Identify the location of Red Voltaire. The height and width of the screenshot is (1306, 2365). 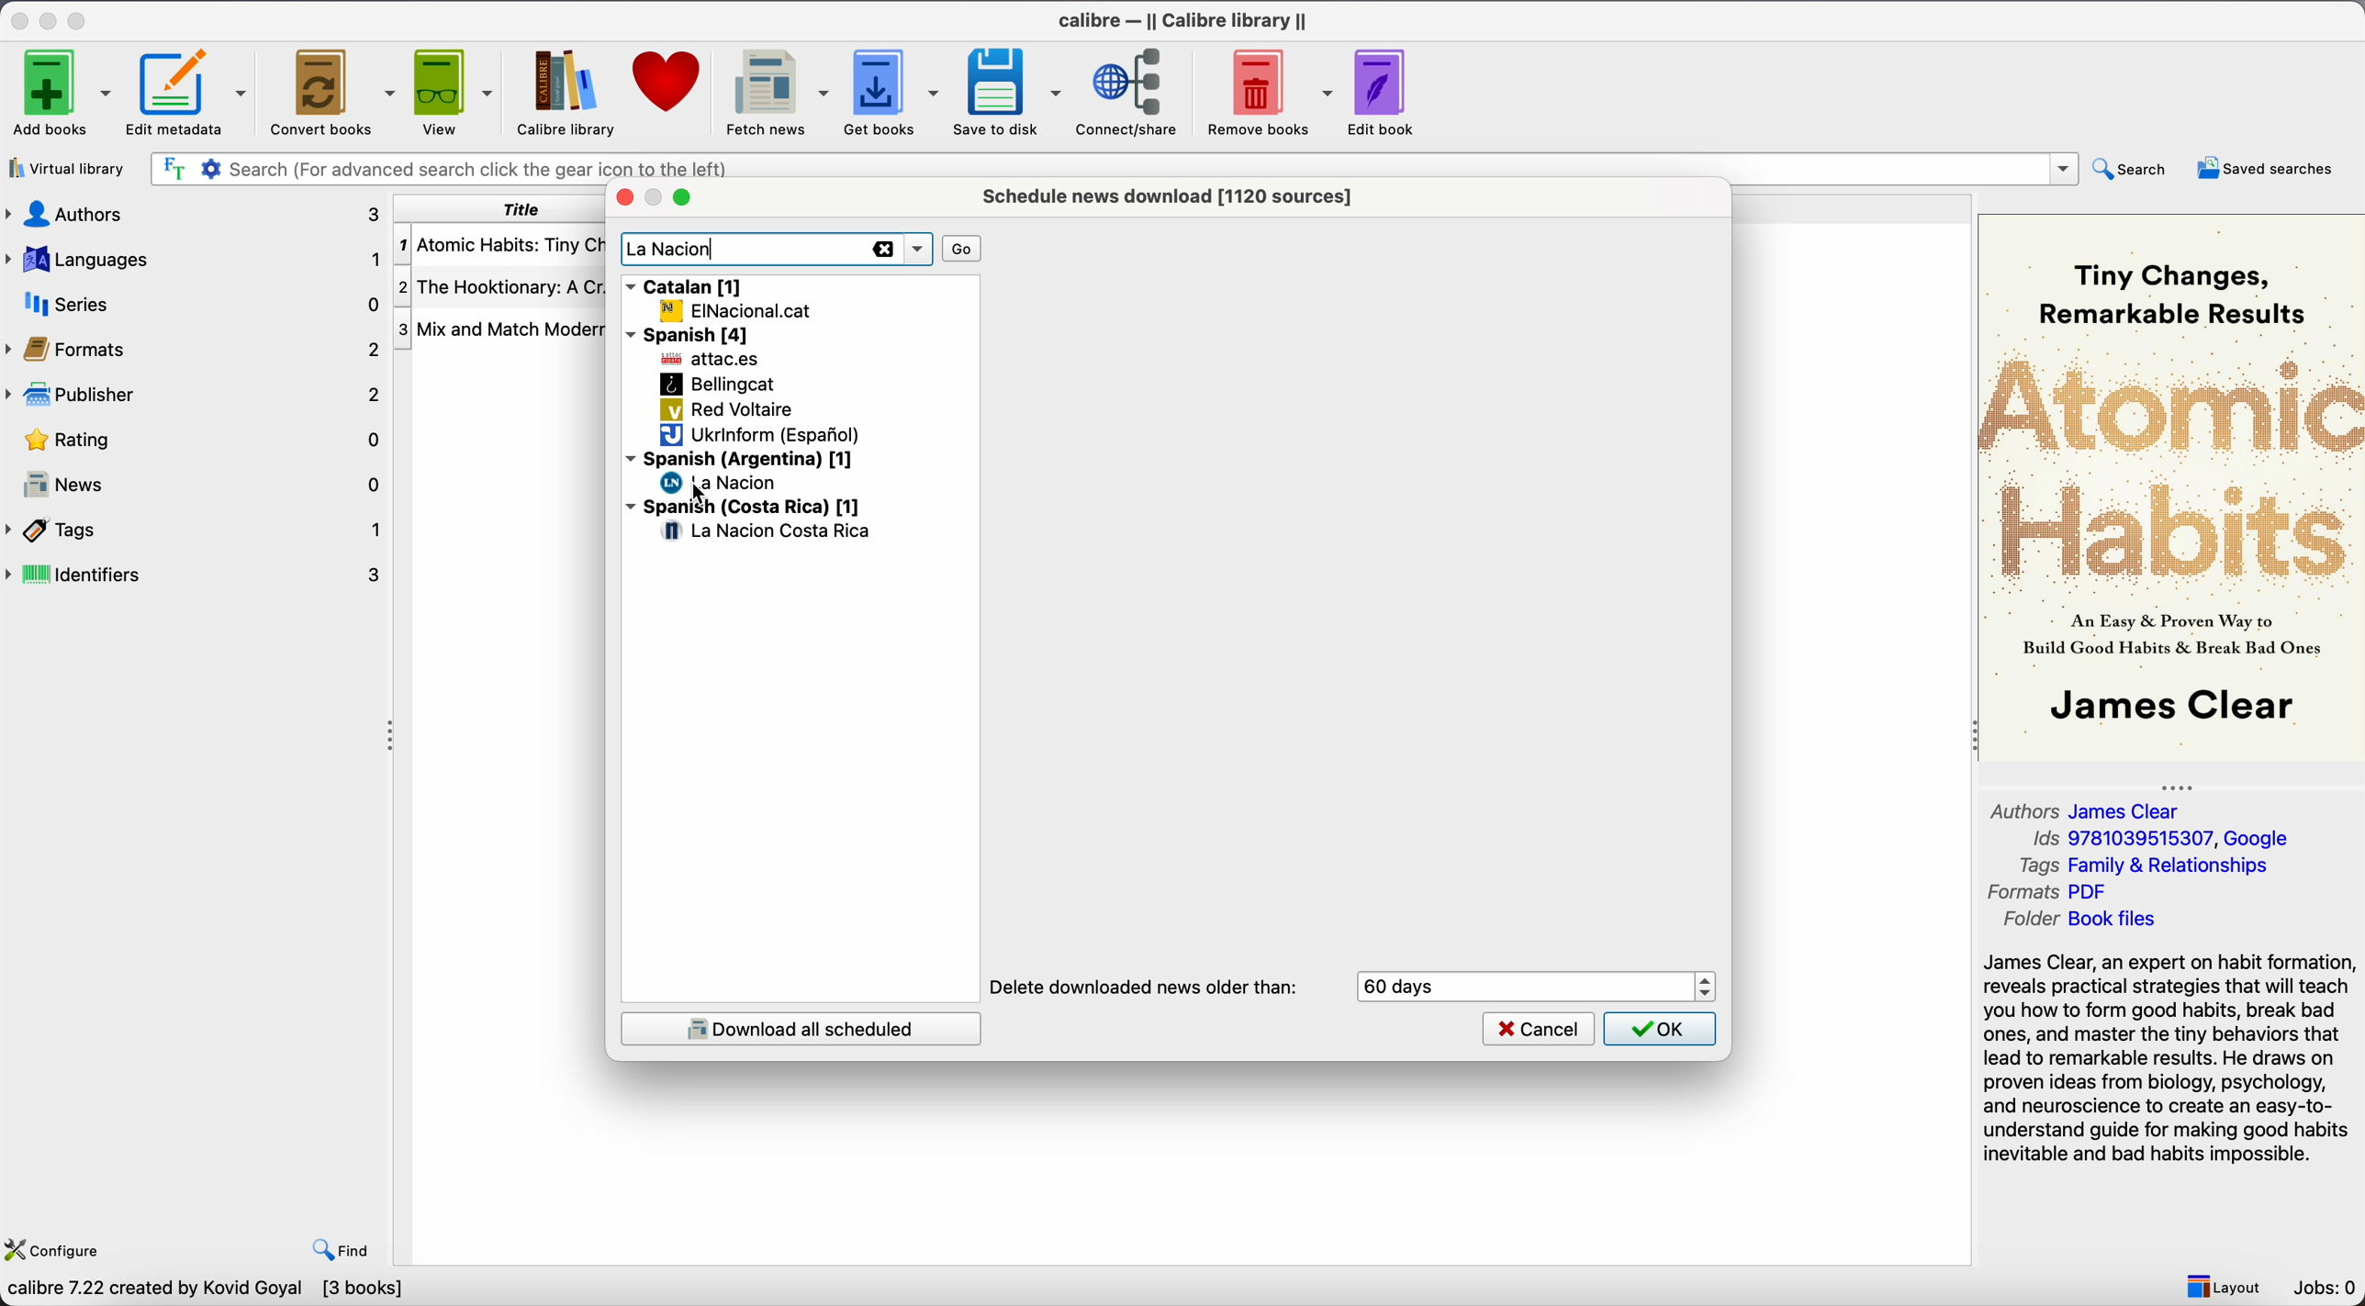
(727, 411).